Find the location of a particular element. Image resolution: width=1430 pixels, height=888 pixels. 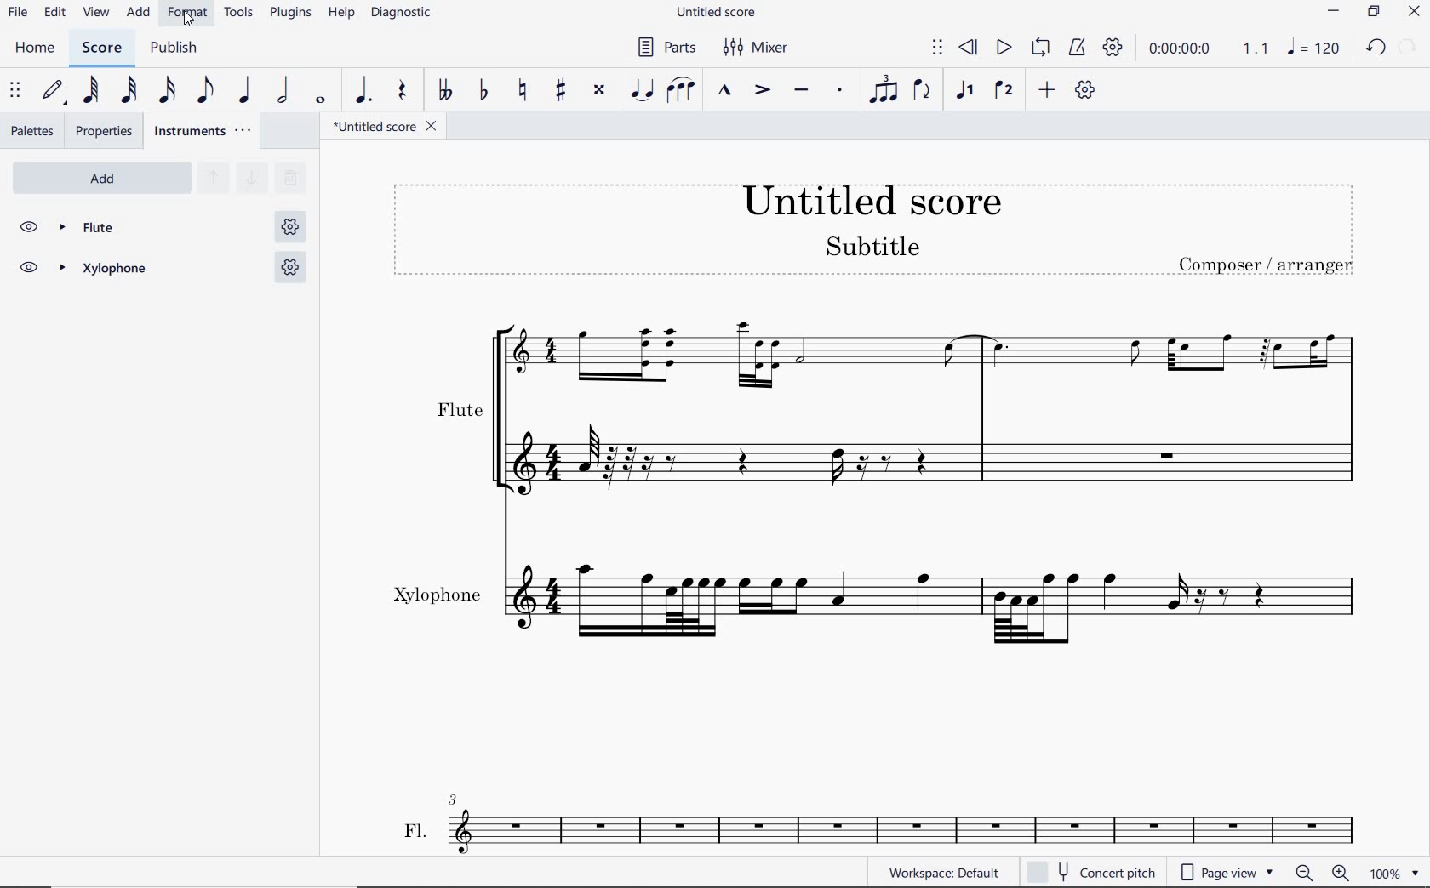

PALETTES is located at coordinates (31, 131).